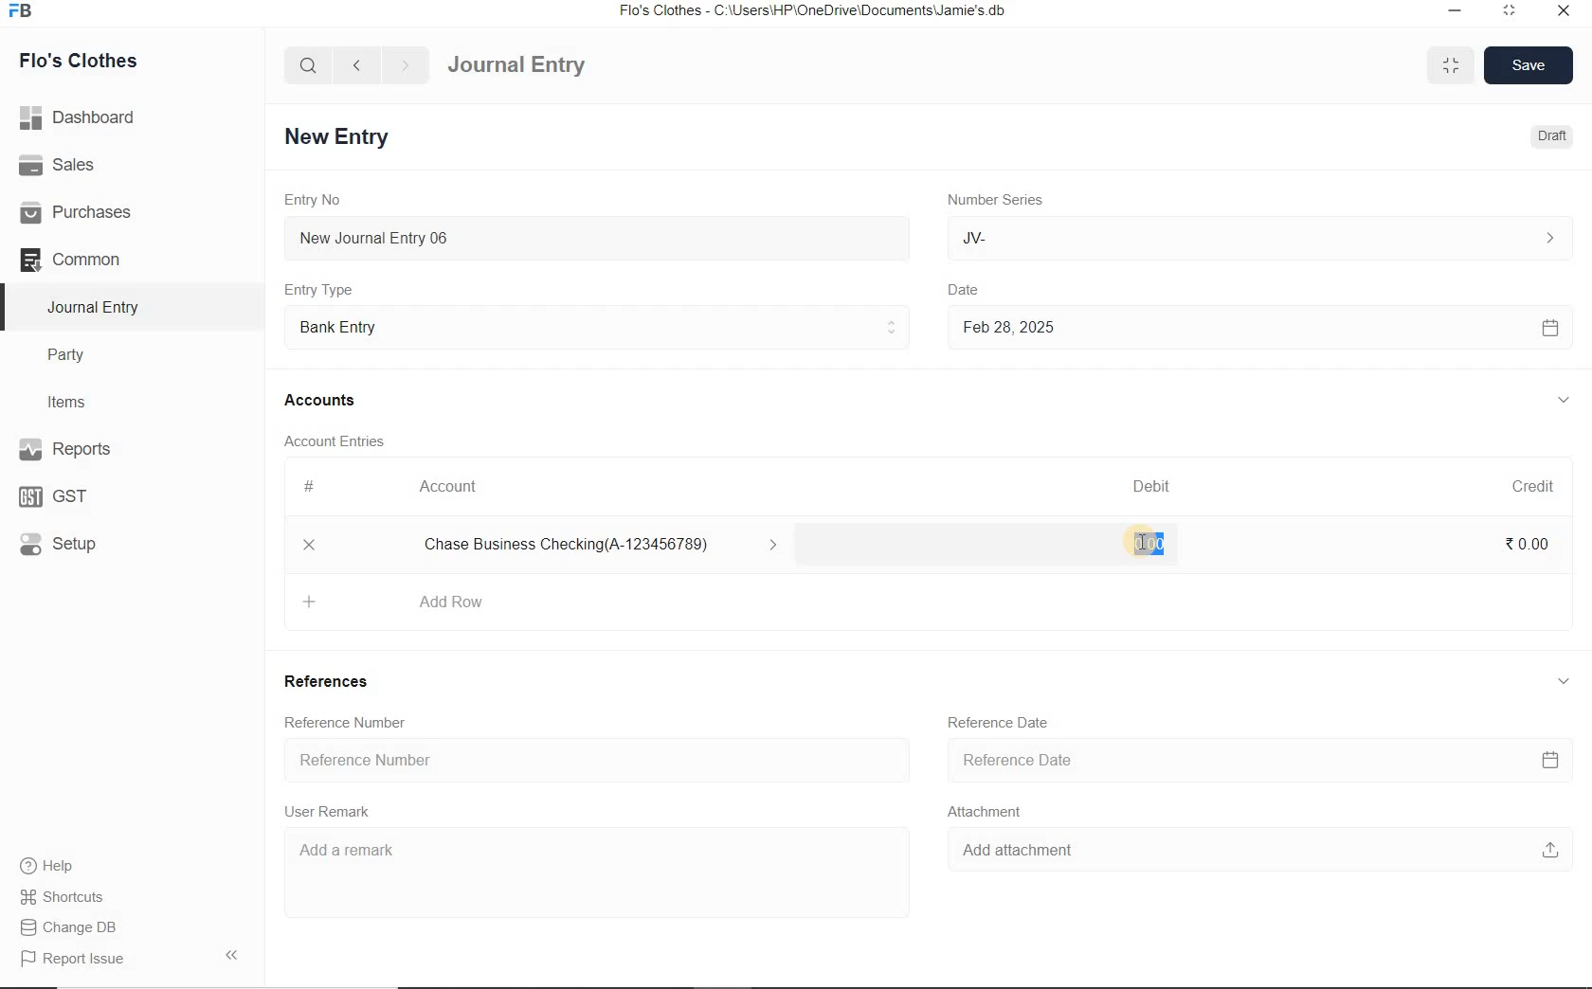  Describe the element at coordinates (333, 684) in the screenshot. I see `References` at that location.